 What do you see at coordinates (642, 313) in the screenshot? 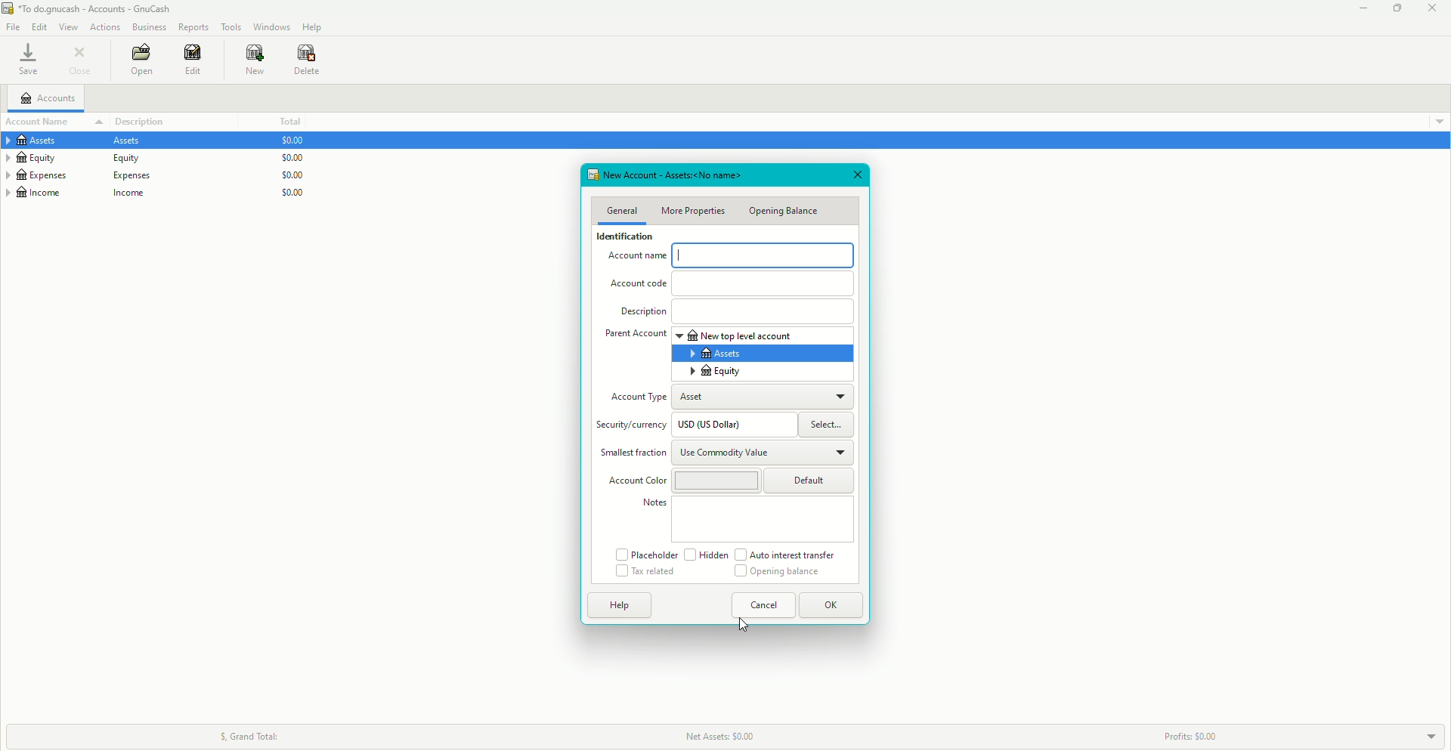
I see `Description` at bounding box center [642, 313].